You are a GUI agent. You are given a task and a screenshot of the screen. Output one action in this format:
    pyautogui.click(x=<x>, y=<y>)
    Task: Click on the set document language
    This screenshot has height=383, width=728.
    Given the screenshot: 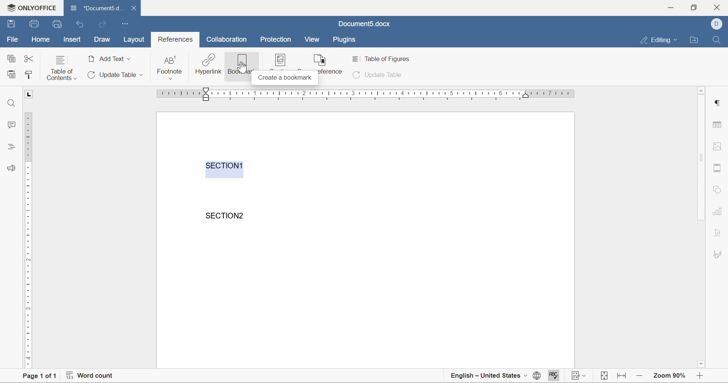 What is the action you would take?
    pyautogui.click(x=537, y=377)
    